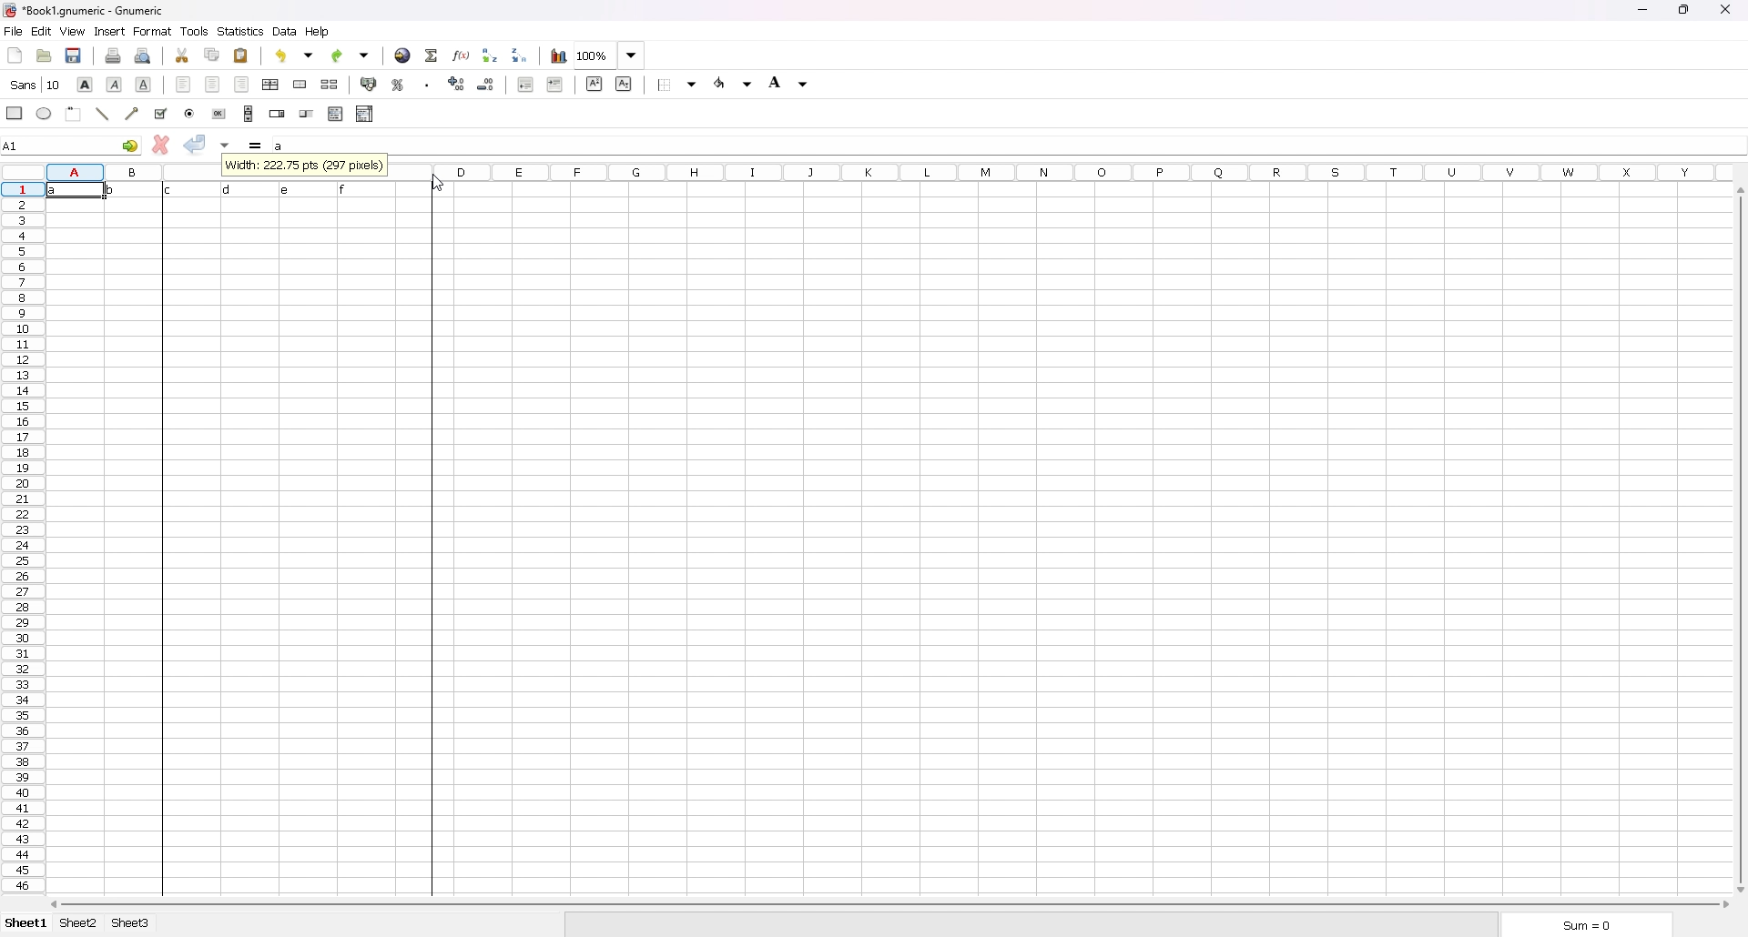 This screenshot has height=937, width=1748. What do you see at coordinates (301, 84) in the screenshot?
I see `merge cells` at bounding box center [301, 84].